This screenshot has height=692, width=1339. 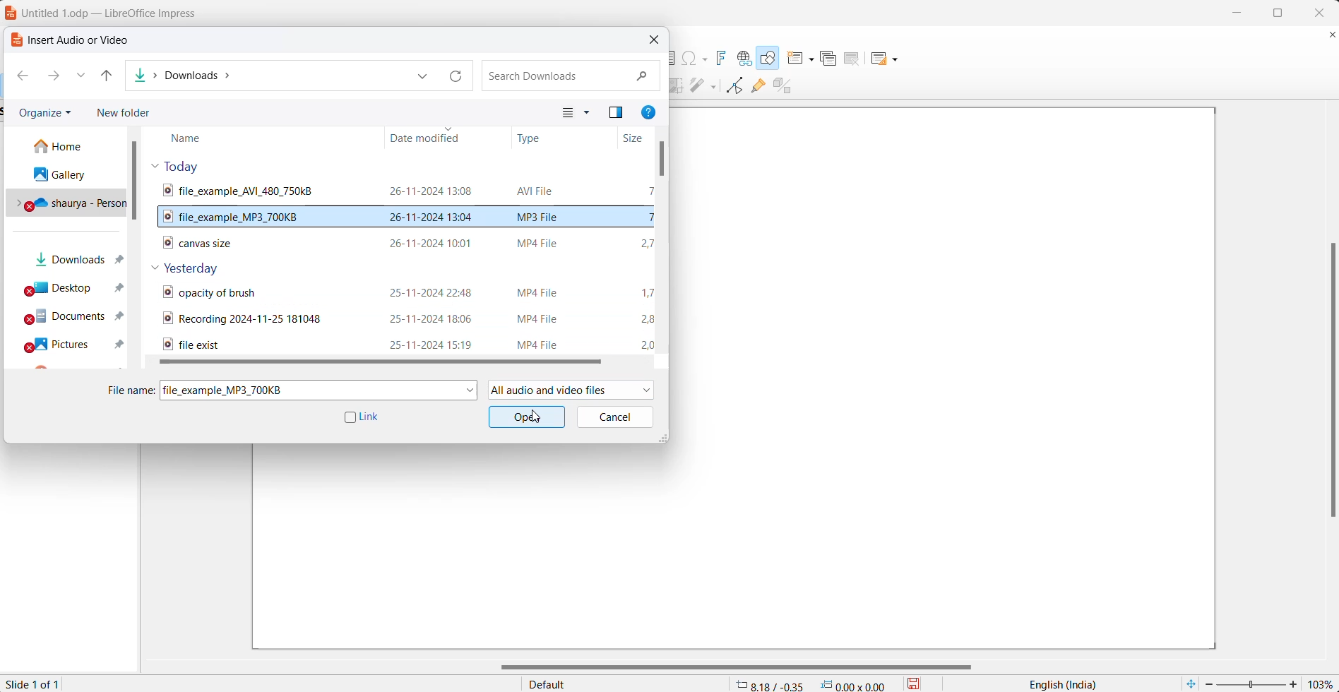 I want to click on video files date and time, so click(x=433, y=317).